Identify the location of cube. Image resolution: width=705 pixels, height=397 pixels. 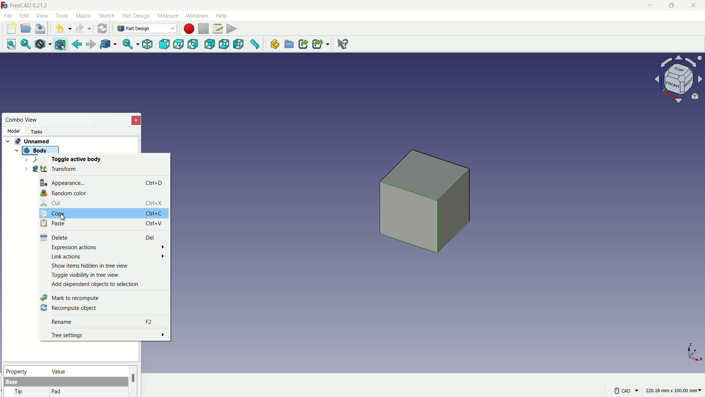
(427, 205).